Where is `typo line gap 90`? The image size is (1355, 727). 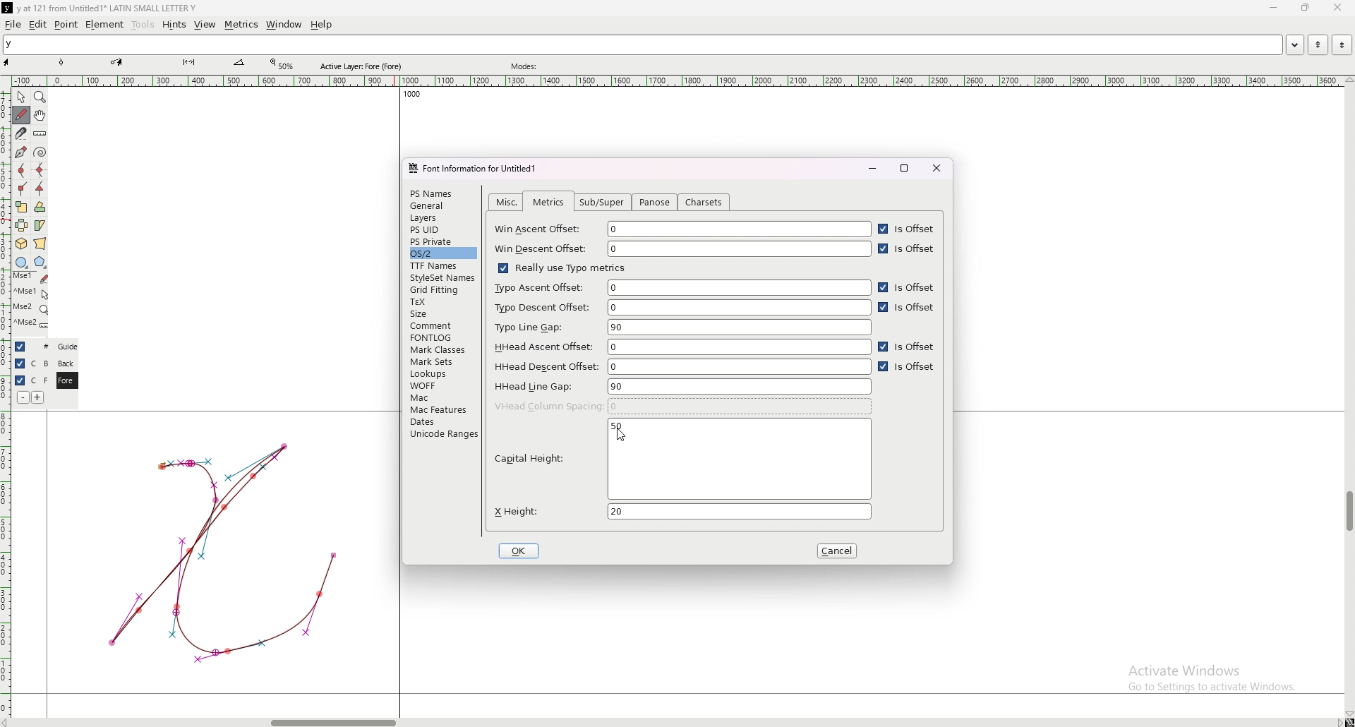 typo line gap 90 is located at coordinates (682, 328).